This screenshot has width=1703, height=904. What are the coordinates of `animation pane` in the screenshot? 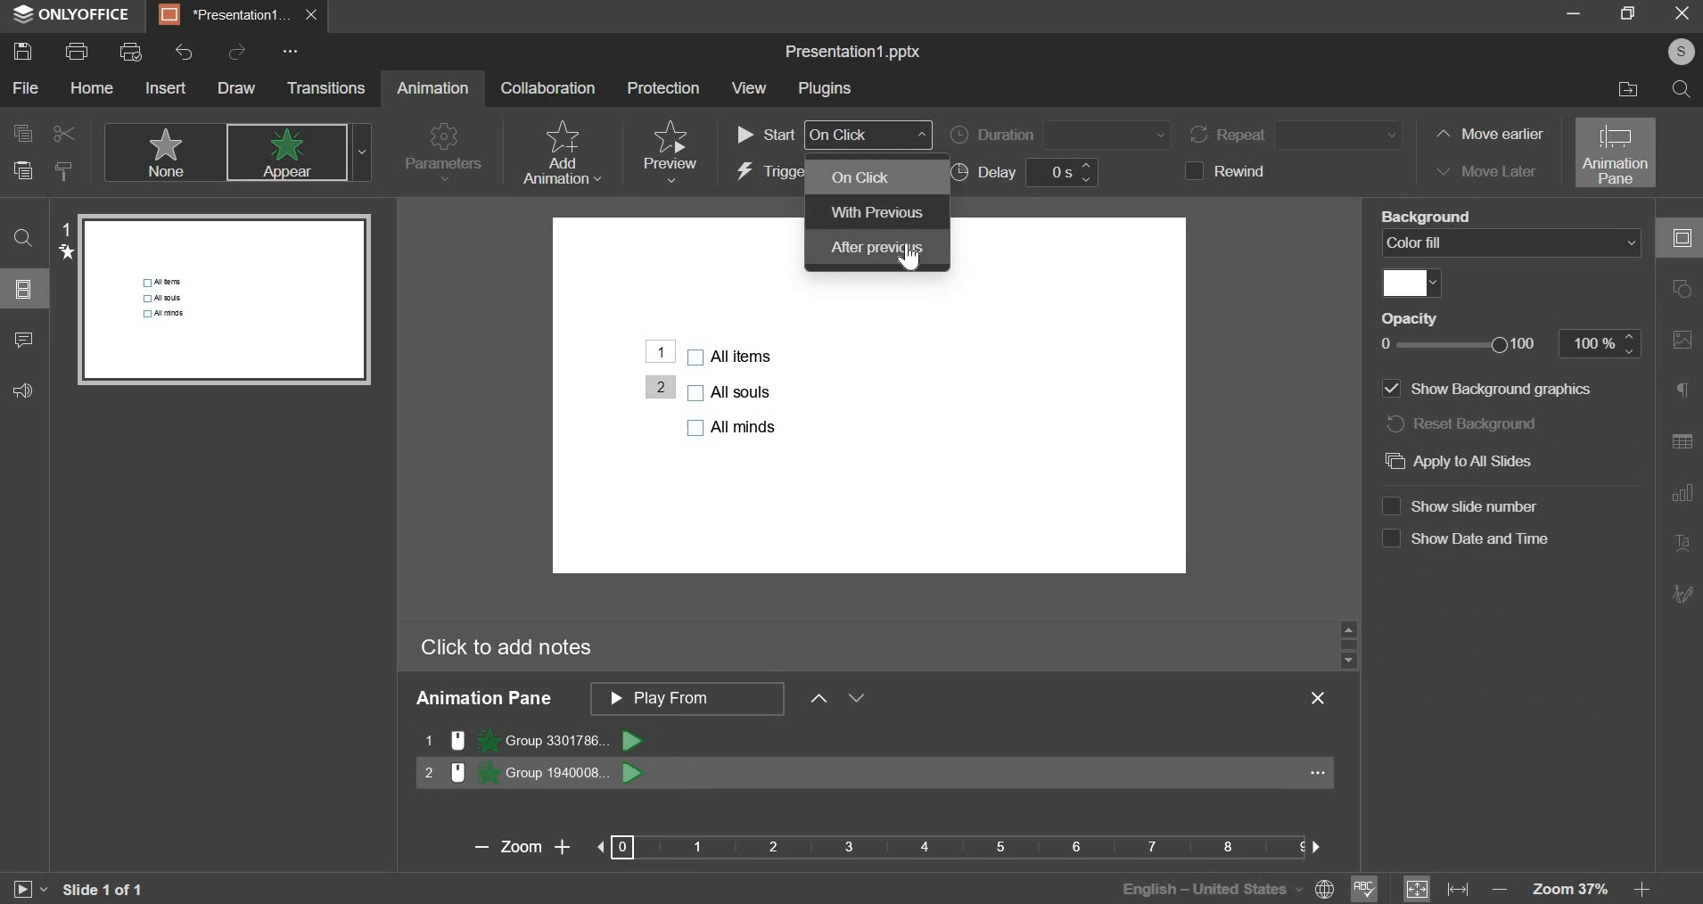 It's located at (1617, 152).